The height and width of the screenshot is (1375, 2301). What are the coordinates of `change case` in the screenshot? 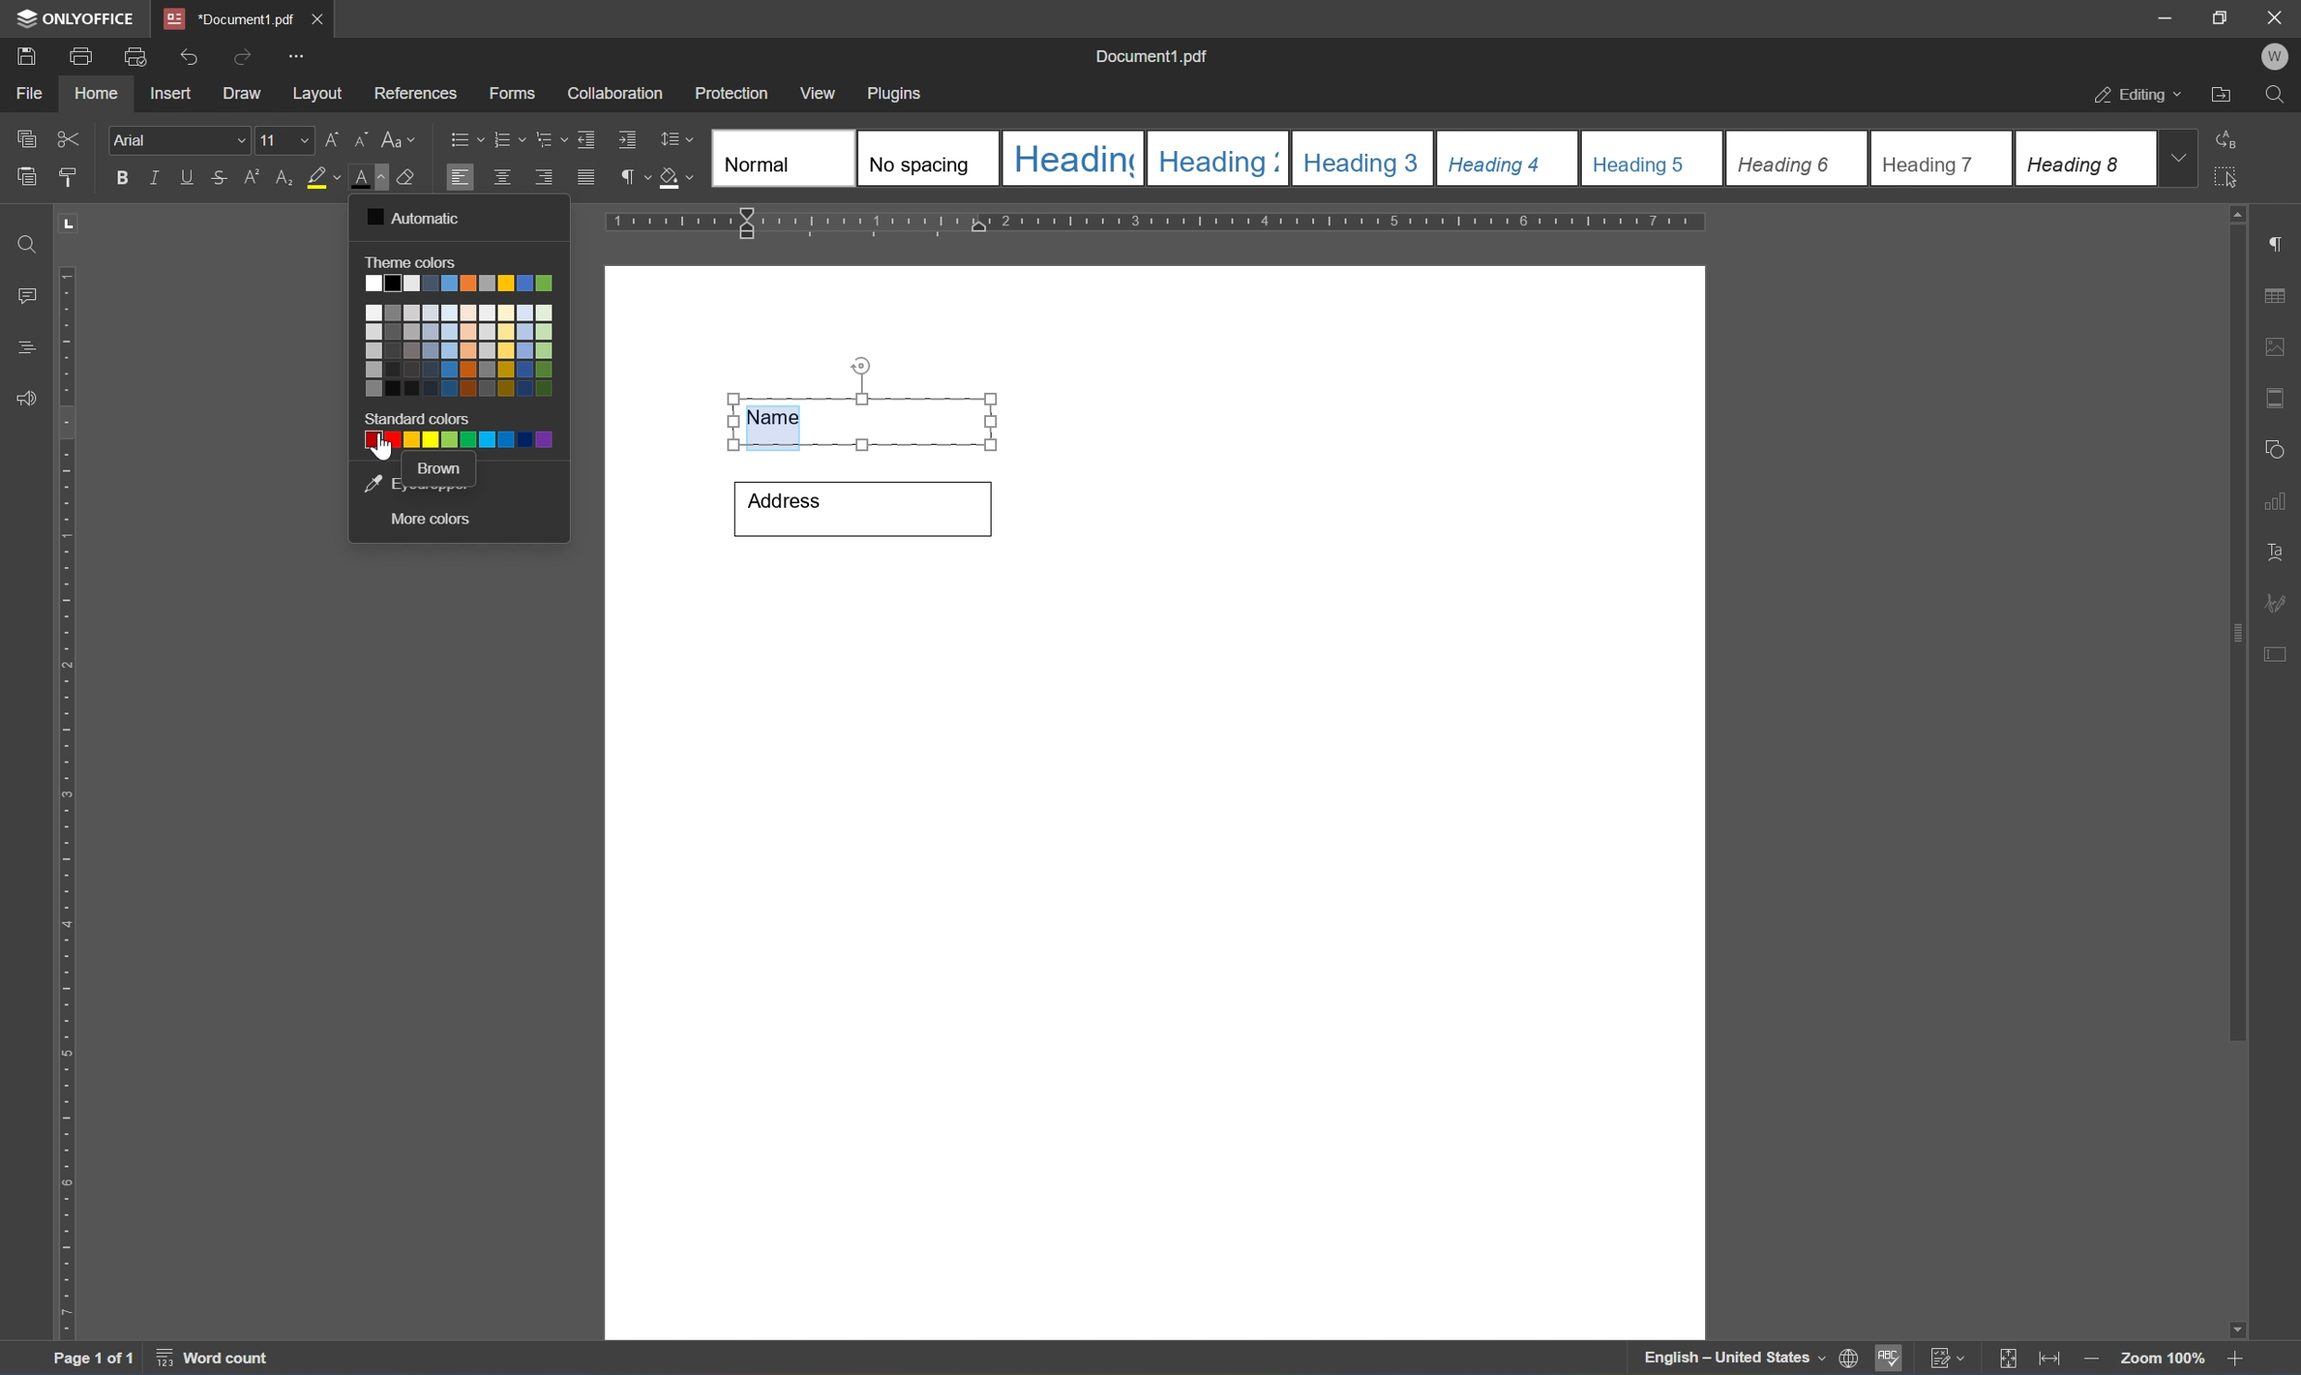 It's located at (401, 143).